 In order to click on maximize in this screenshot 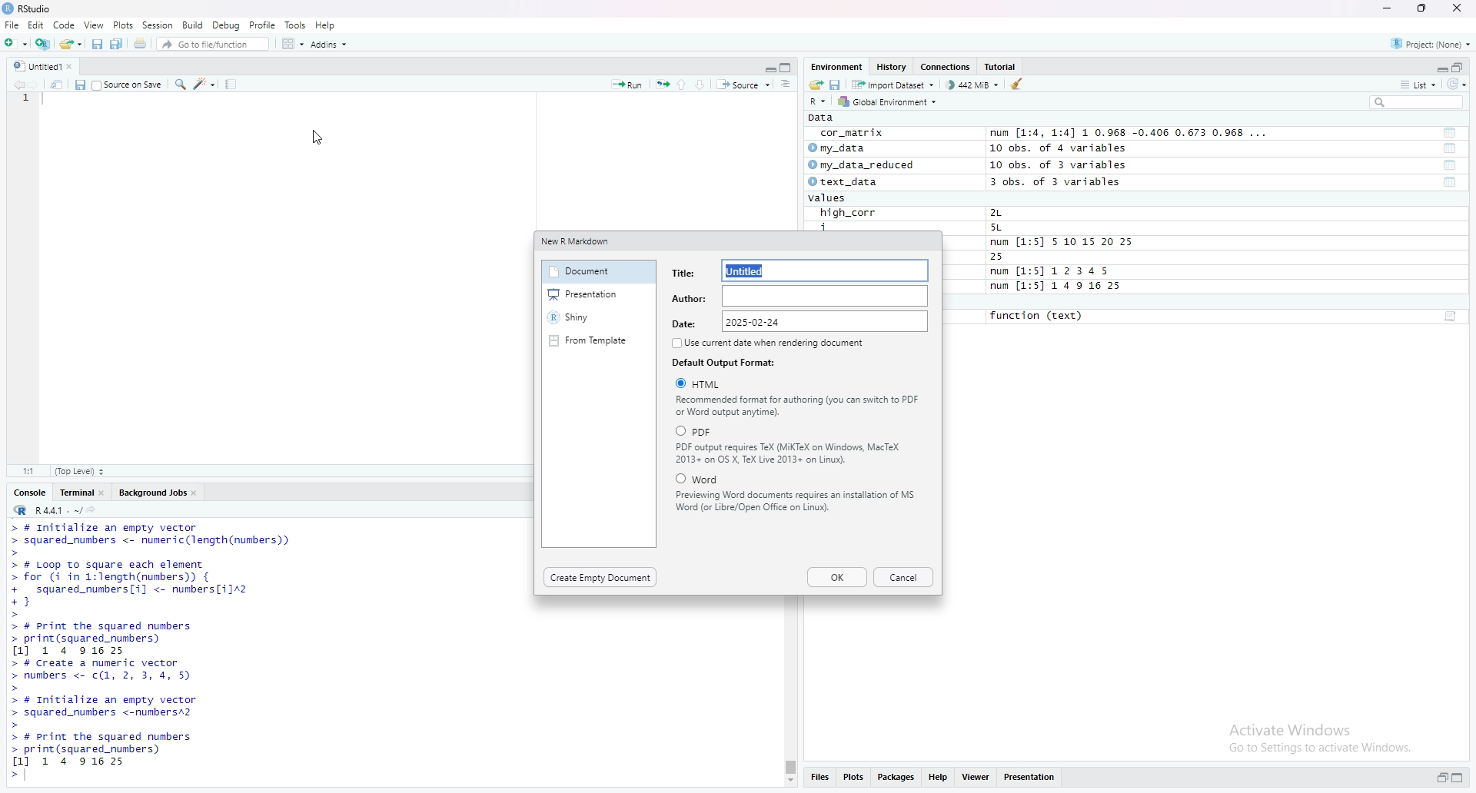, I will do `click(1460, 777)`.